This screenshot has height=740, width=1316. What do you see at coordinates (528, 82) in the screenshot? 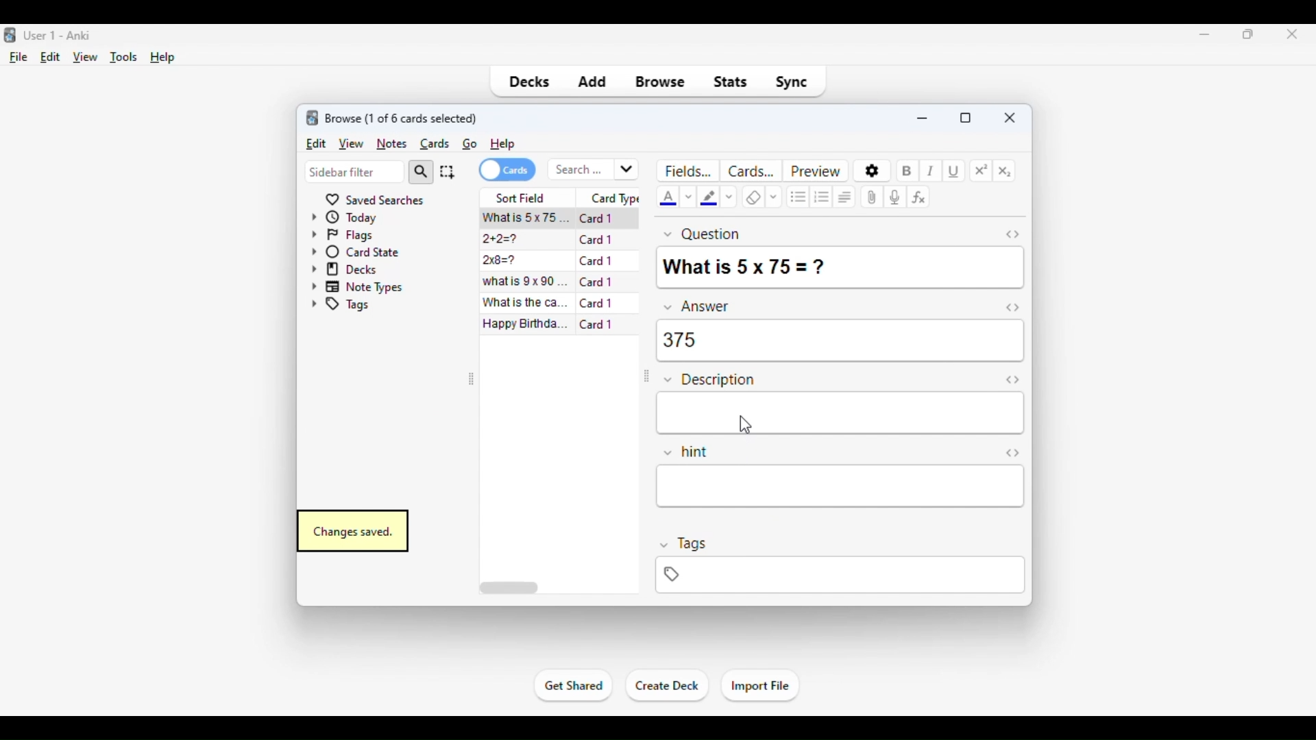
I see `decks` at bounding box center [528, 82].